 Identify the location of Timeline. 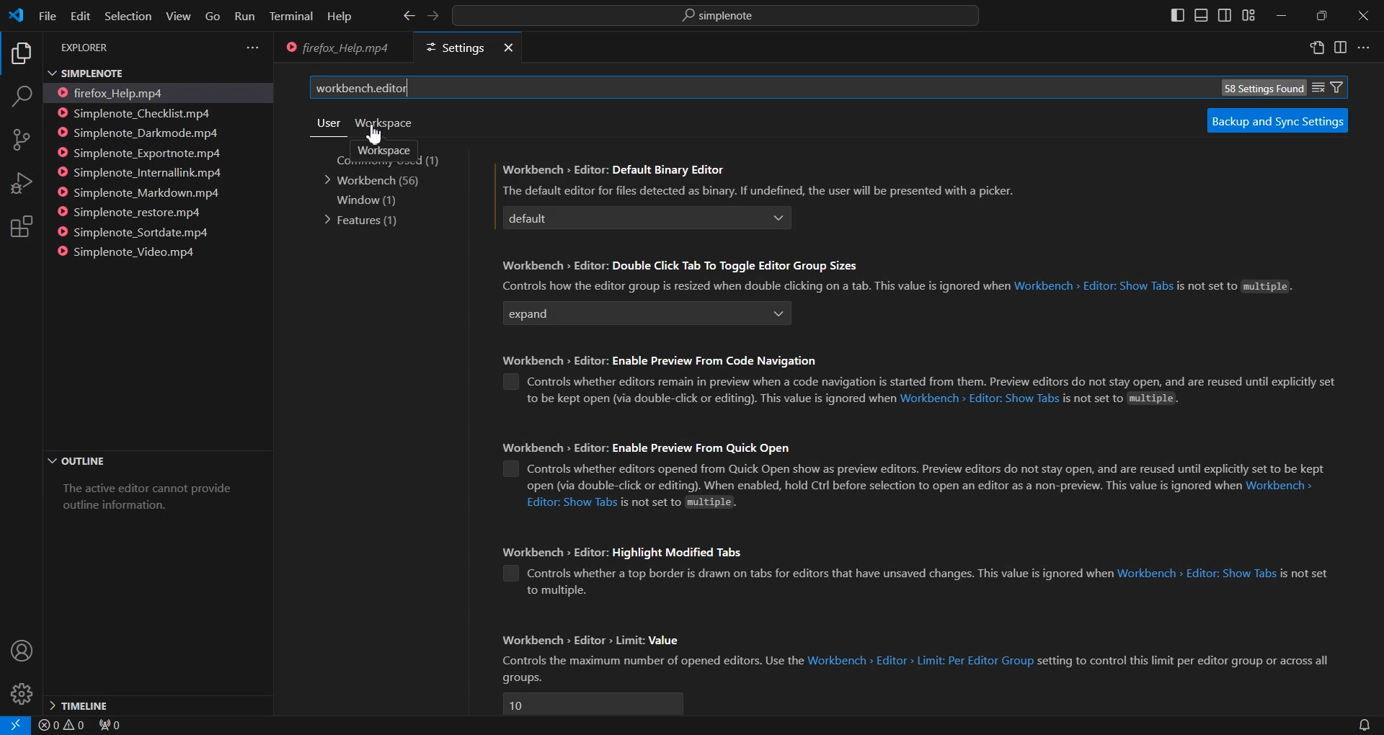
(156, 704).